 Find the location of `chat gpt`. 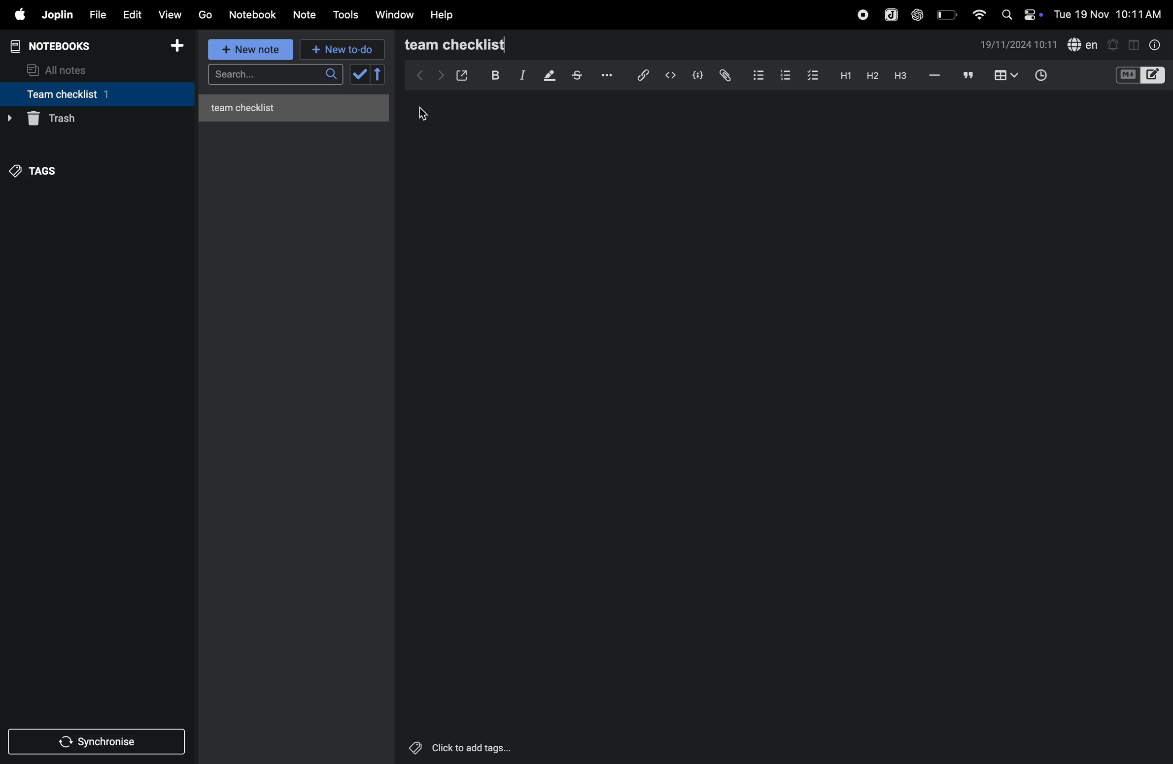

chat gpt is located at coordinates (916, 14).